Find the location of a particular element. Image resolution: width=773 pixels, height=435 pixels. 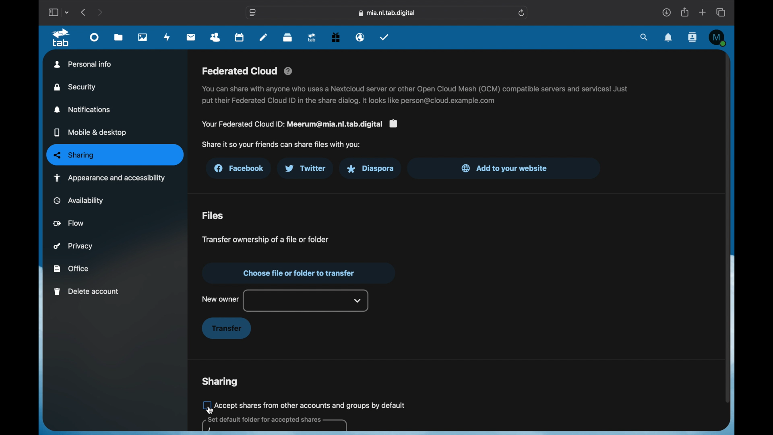

transfer of a file or folder is located at coordinates (264, 239).